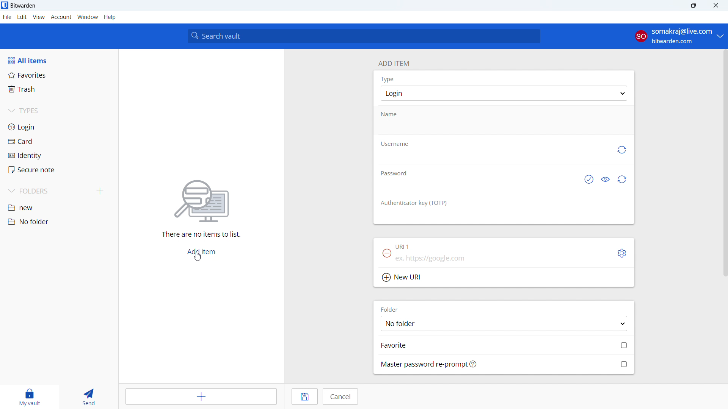 Image resolution: width=728 pixels, height=409 pixels. Describe the element at coordinates (394, 144) in the screenshot. I see `Username` at that location.